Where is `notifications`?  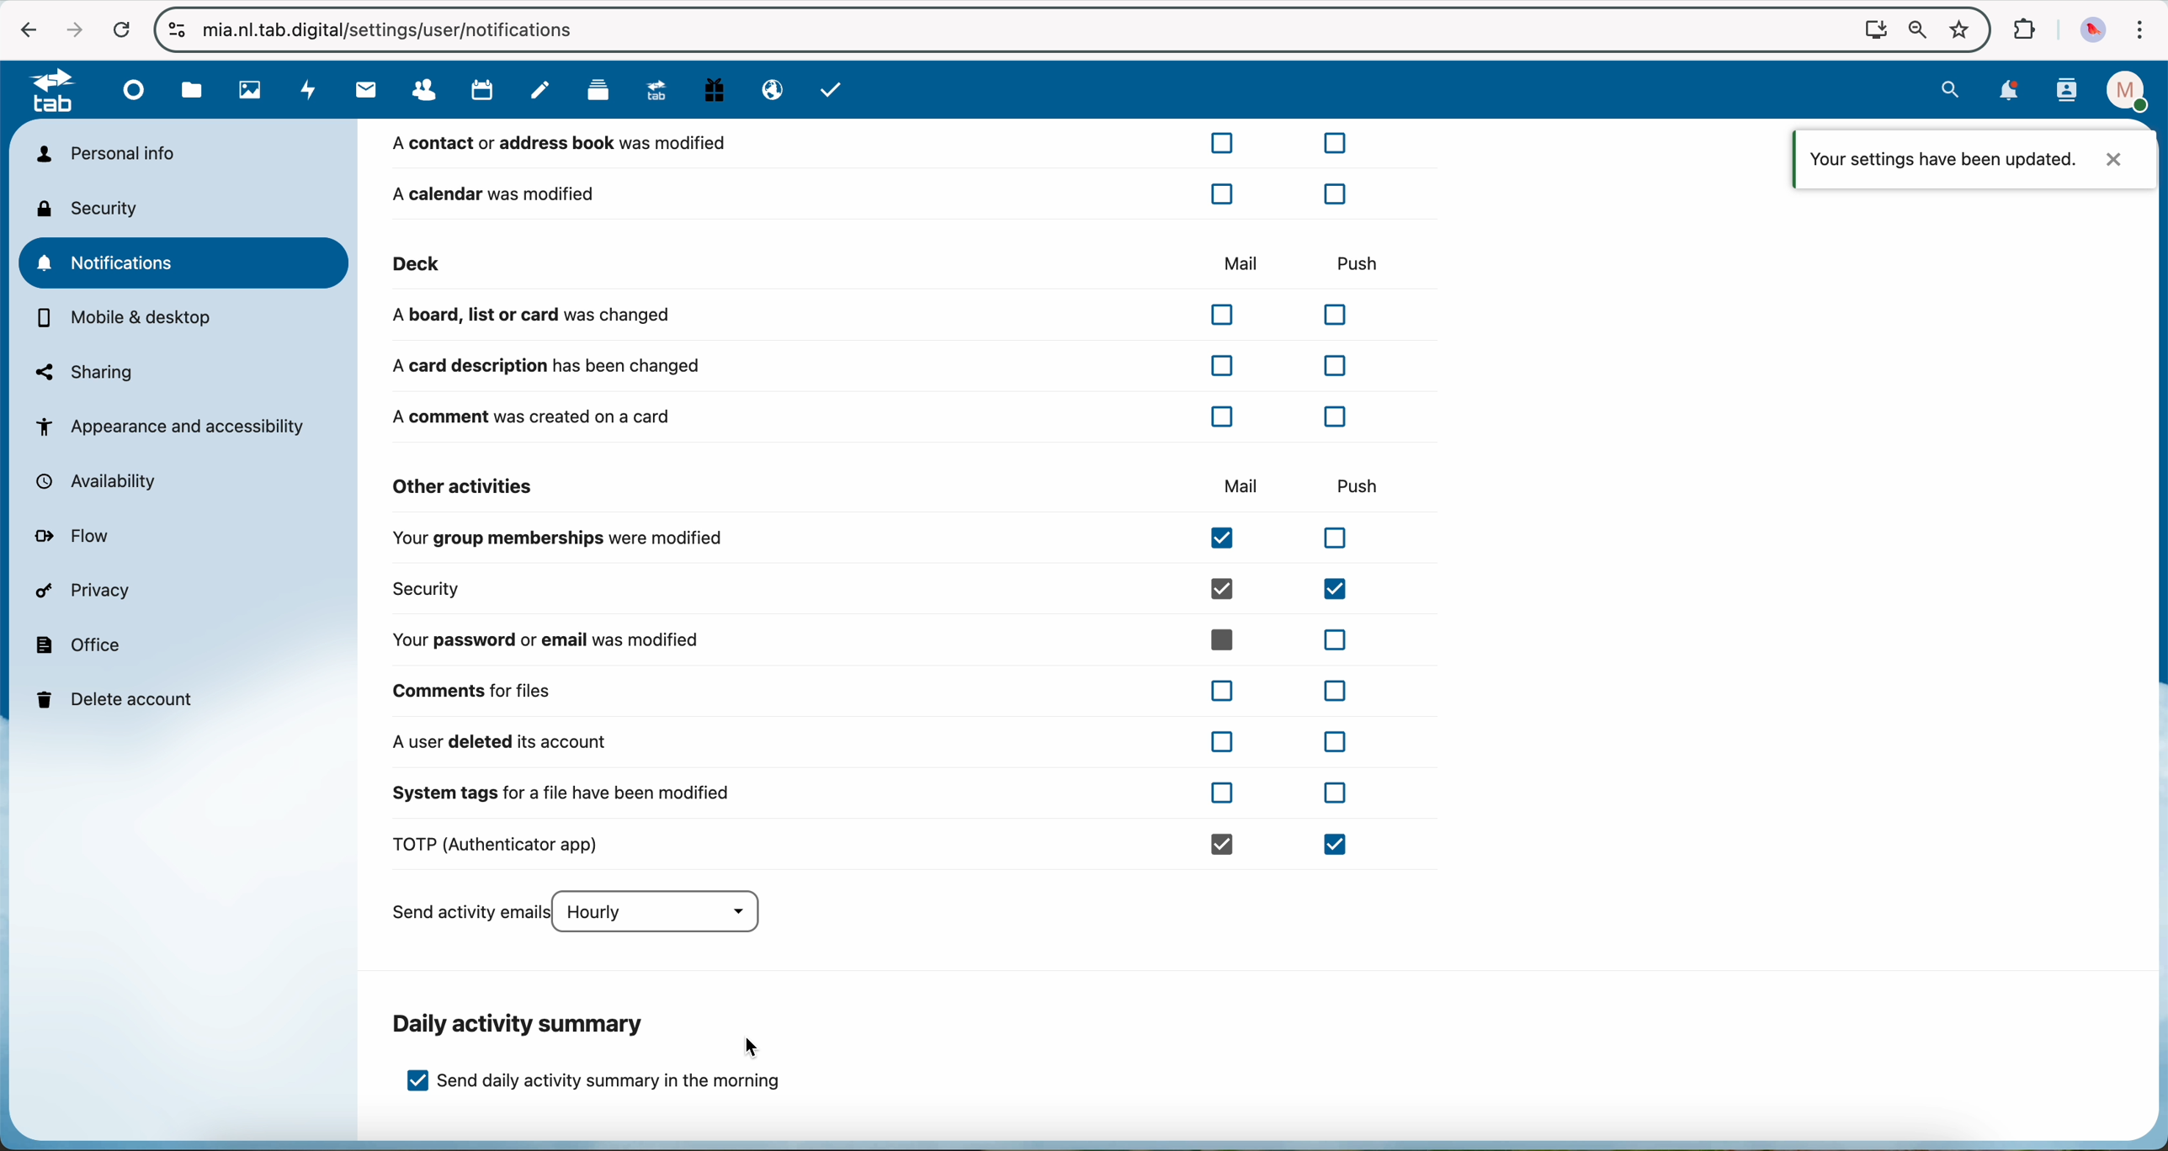 notifications is located at coordinates (187, 263).